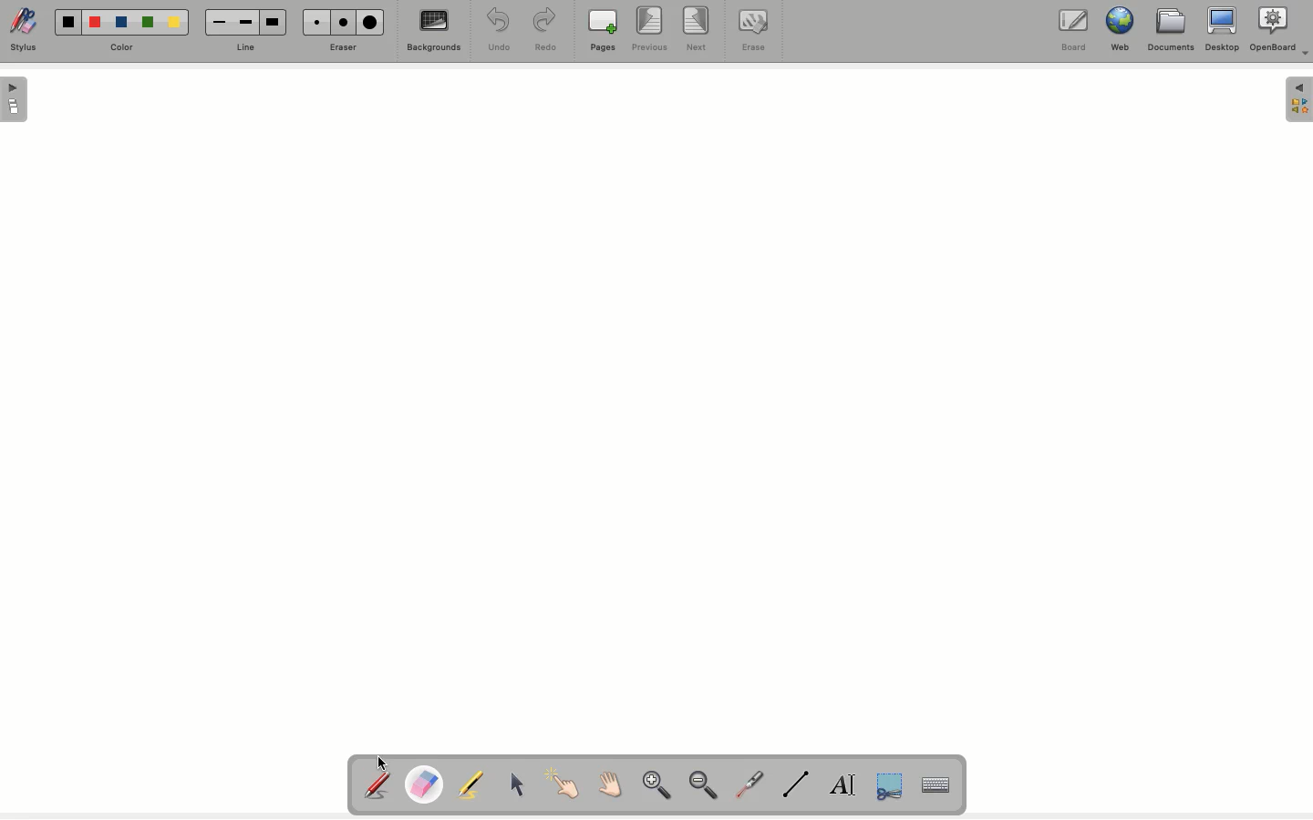  What do you see at coordinates (474, 784) in the screenshot?
I see `Highlighter` at bounding box center [474, 784].